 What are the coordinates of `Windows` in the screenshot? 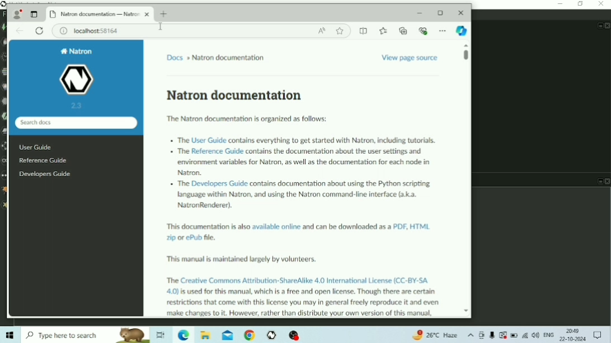 It's located at (11, 335).